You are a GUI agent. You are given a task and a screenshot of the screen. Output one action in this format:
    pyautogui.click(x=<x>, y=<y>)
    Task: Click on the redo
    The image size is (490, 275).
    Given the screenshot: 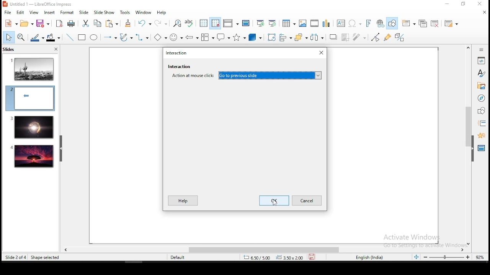 What is the action you would take?
    pyautogui.click(x=162, y=22)
    